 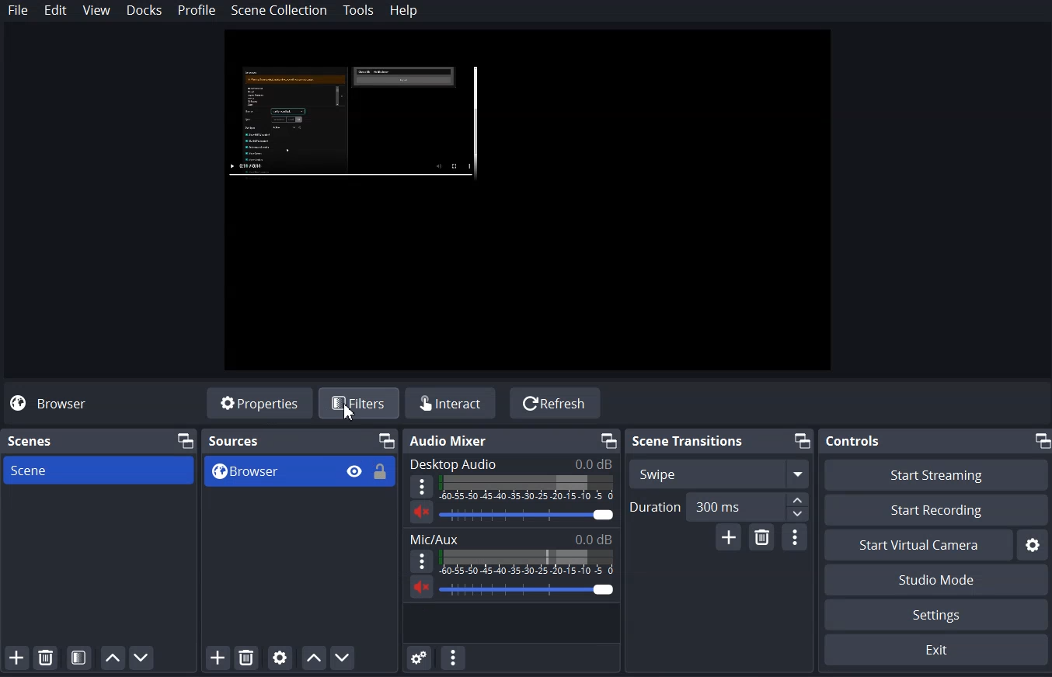 I want to click on Exit, so click(x=938, y=650).